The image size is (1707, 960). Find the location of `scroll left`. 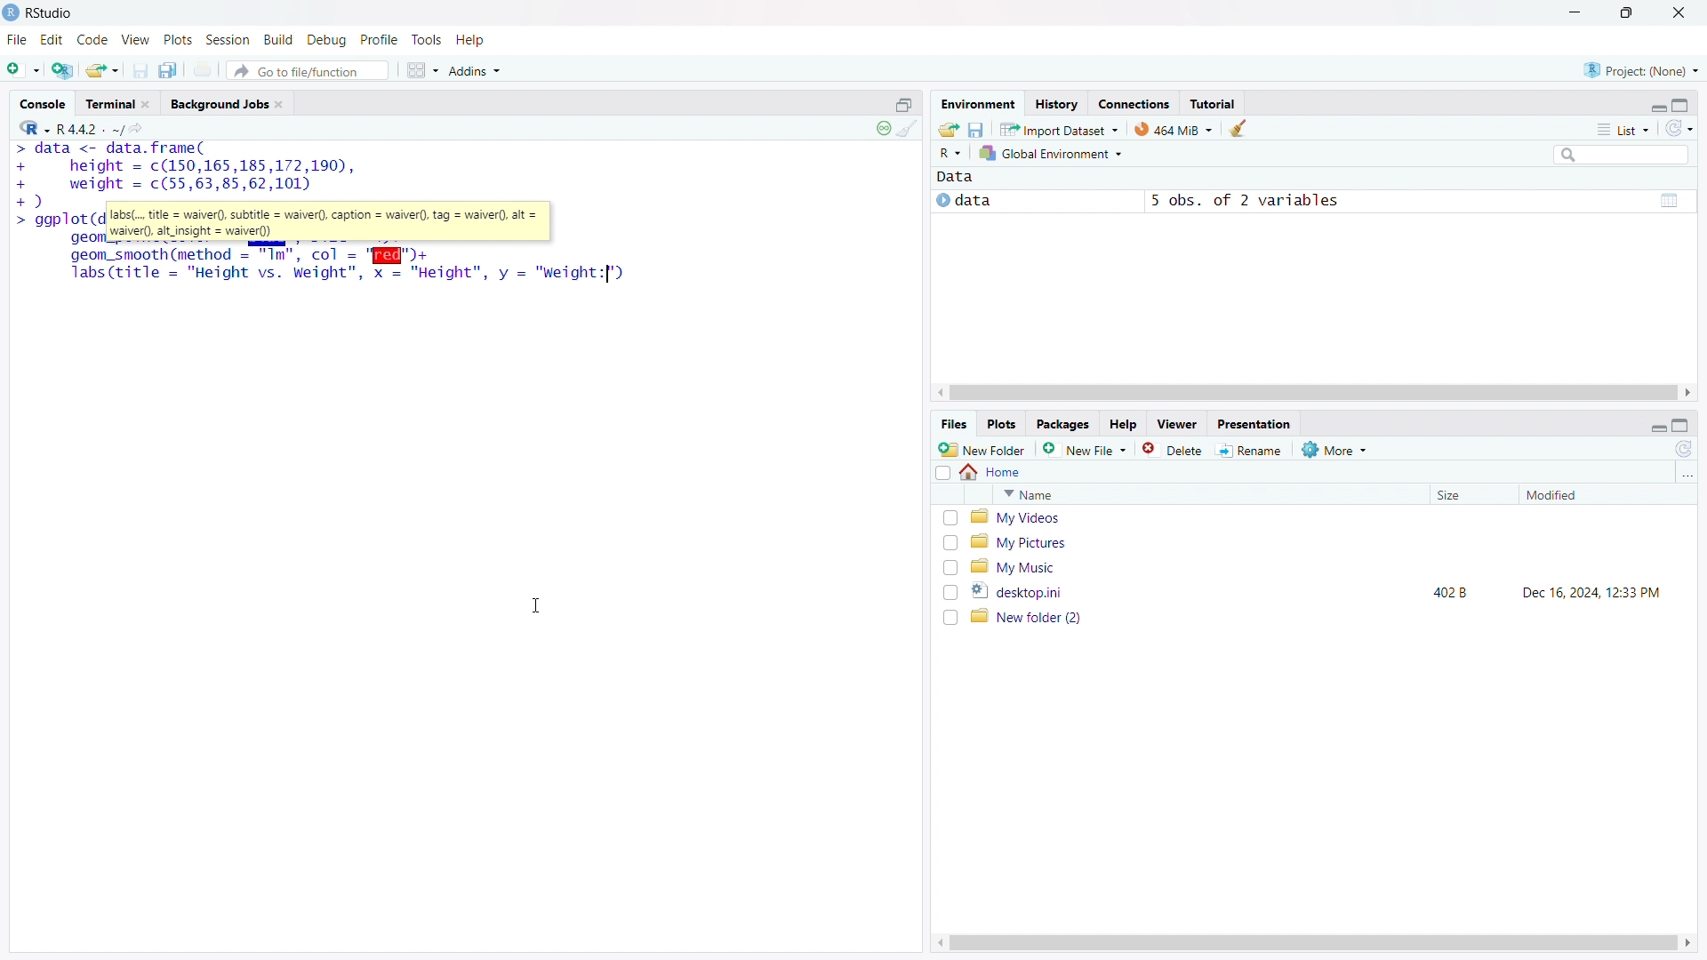

scroll left is located at coordinates (941, 393).